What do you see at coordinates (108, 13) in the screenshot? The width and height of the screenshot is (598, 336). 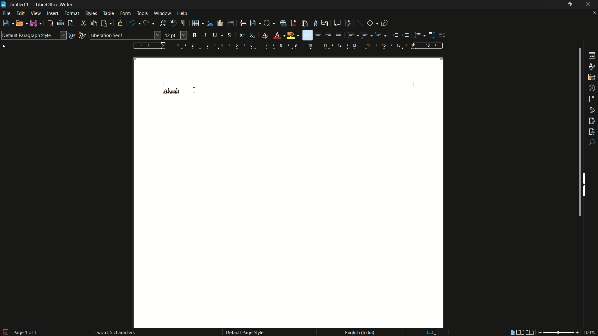 I see `table menu` at bounding box center [108, 13].